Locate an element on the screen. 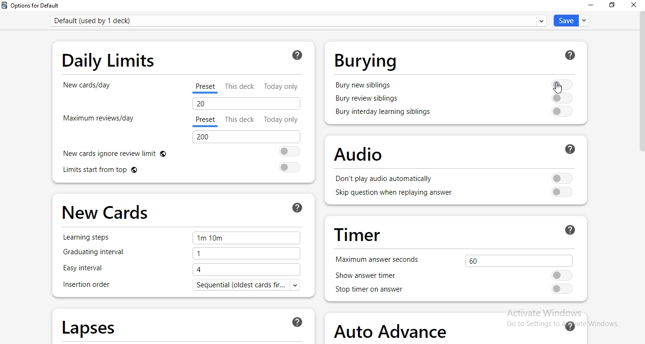 The image size is (645, 344). stop timer on answer is located at coordinates (375, 290).